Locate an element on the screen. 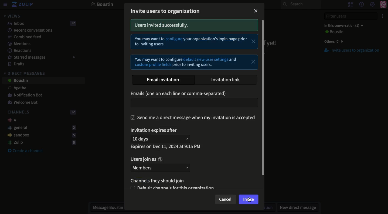 This screenshot has height=214, width=388. Boustin is located at coordinates (102, 5).